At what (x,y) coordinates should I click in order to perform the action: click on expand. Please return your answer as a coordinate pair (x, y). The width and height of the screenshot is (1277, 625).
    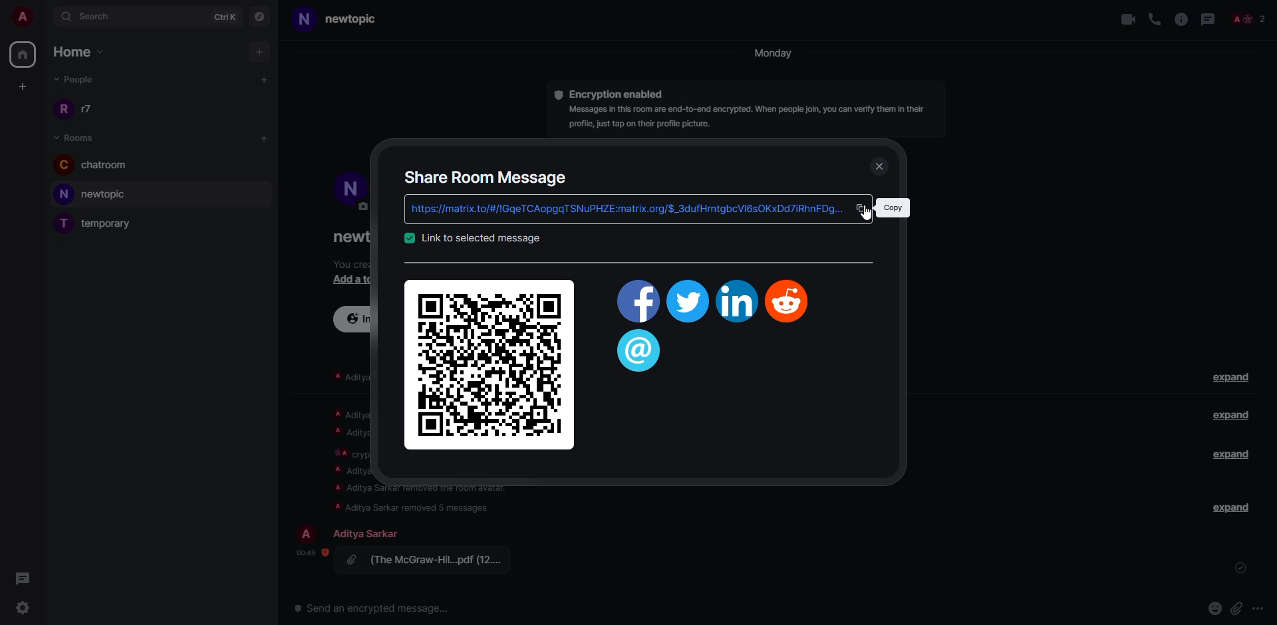
    Looking at the image, I should click on (1227, 453).